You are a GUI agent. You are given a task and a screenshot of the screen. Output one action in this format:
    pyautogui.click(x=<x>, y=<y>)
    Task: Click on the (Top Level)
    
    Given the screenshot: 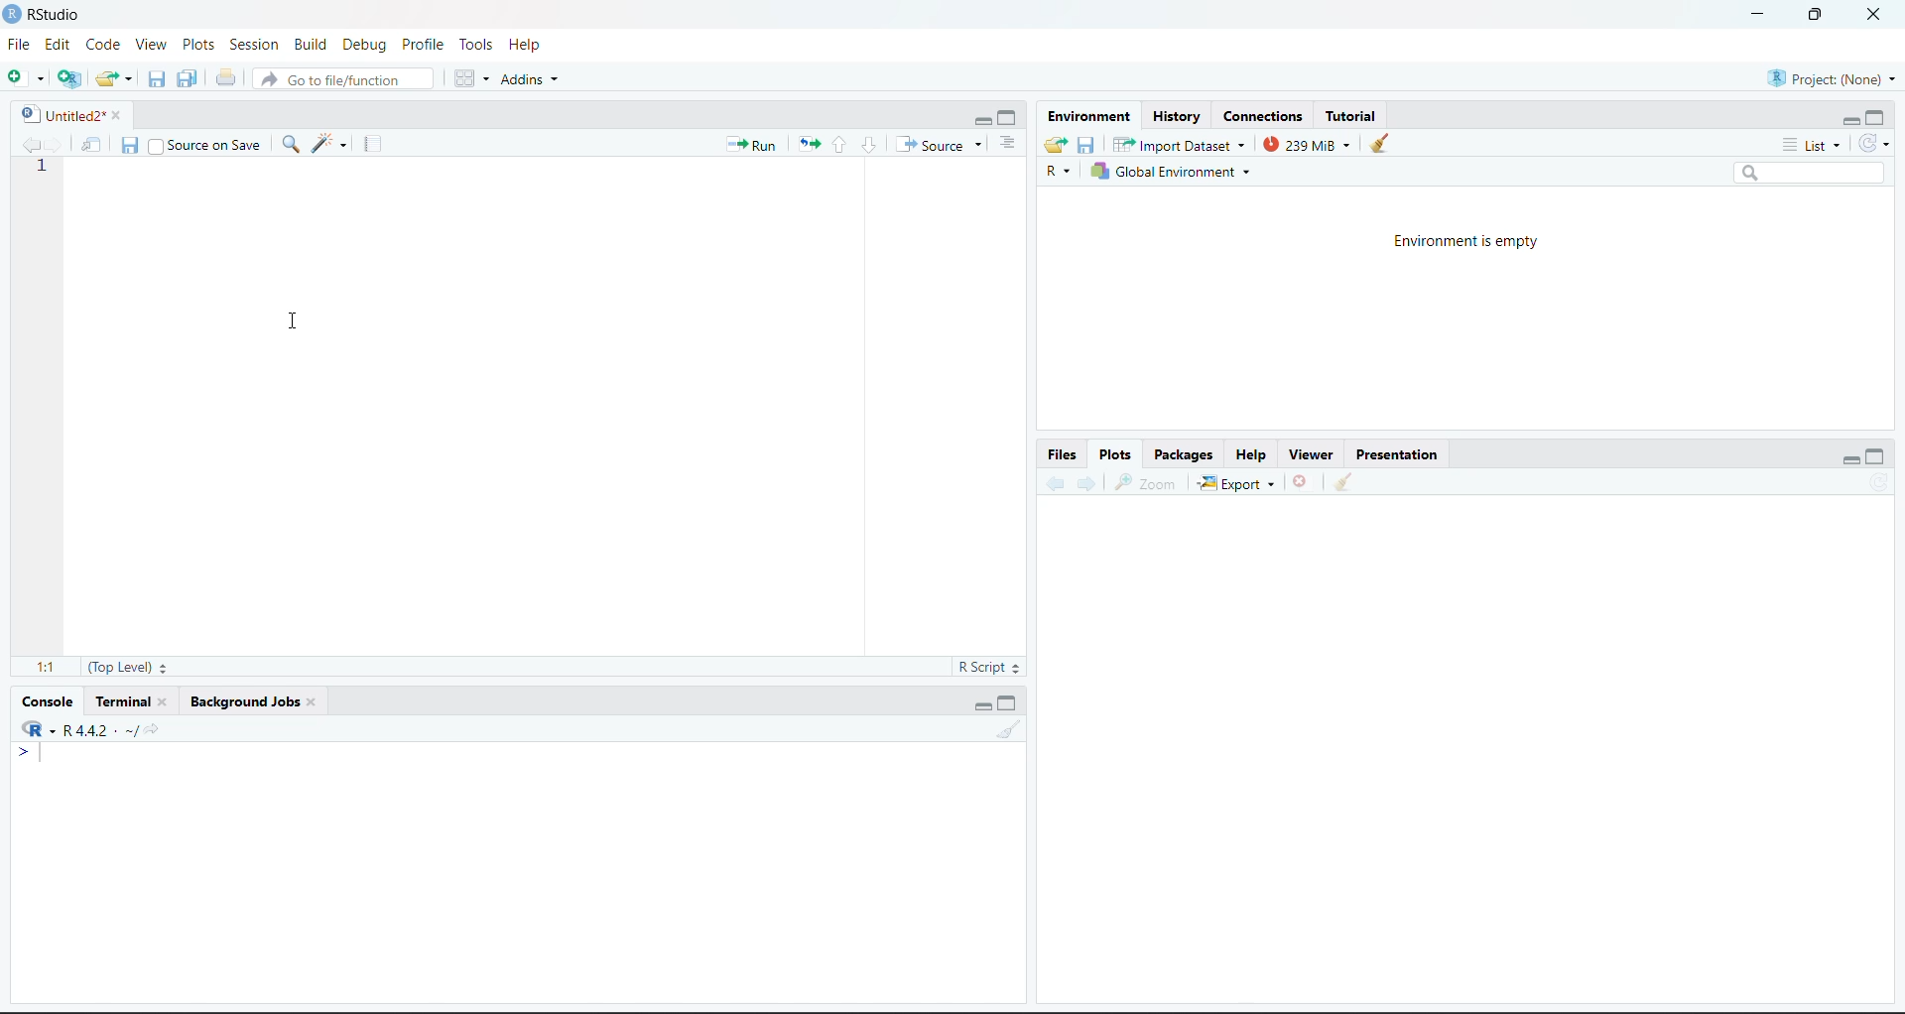 What is the action you would take?
    pyautogui.click(x=130, y=667)
    